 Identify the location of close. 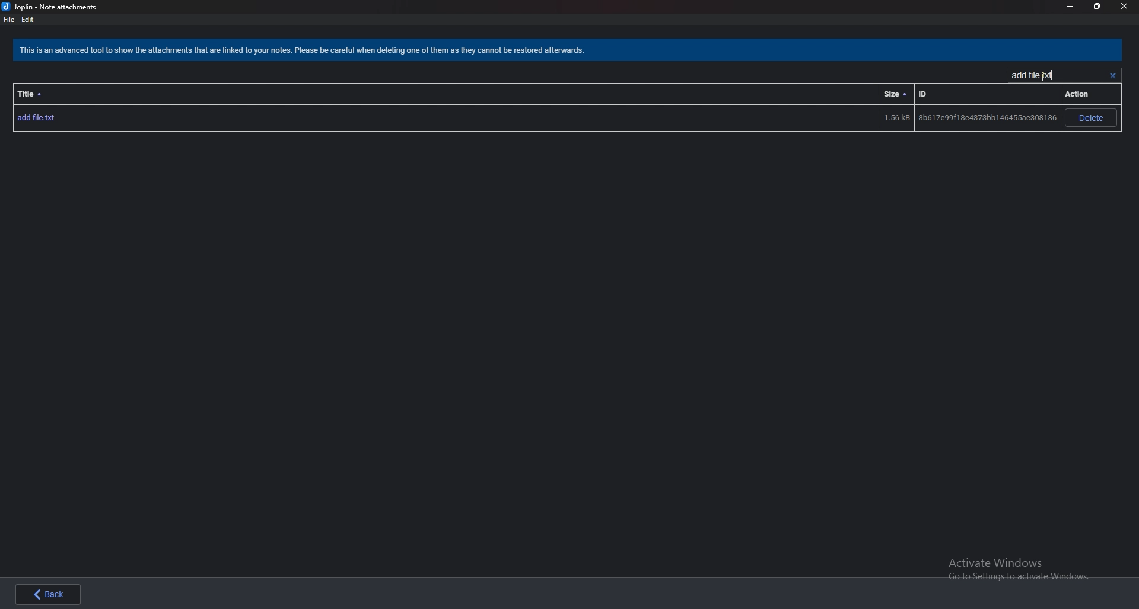
(1124, 7).